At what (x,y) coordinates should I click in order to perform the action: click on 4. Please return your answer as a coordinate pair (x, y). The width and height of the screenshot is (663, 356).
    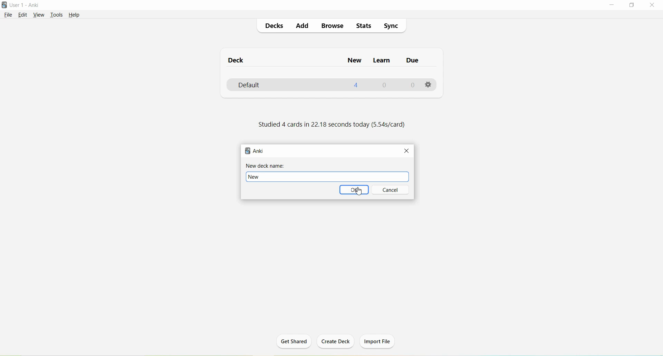
    Looking at the image, I should click on (356, 85).